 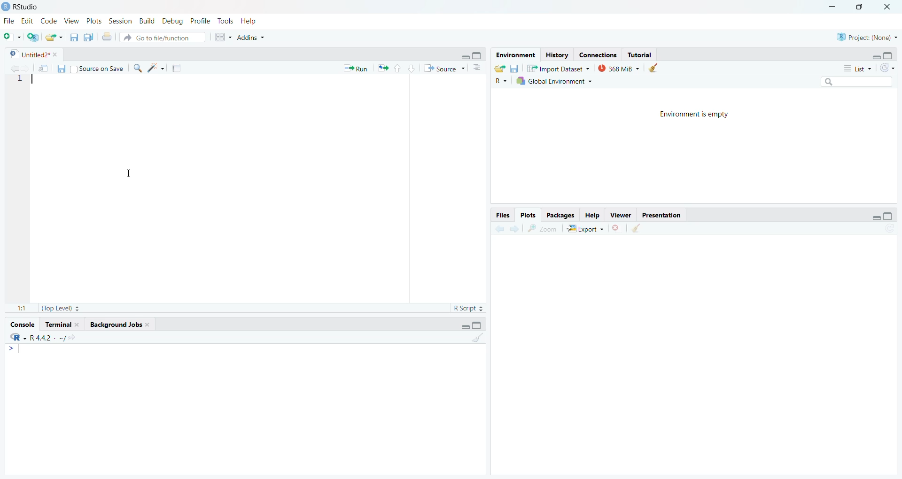 What do you see at coordinates (72, 22) in the screenshot?
I see `2 View` at bounding box center [72, 22].